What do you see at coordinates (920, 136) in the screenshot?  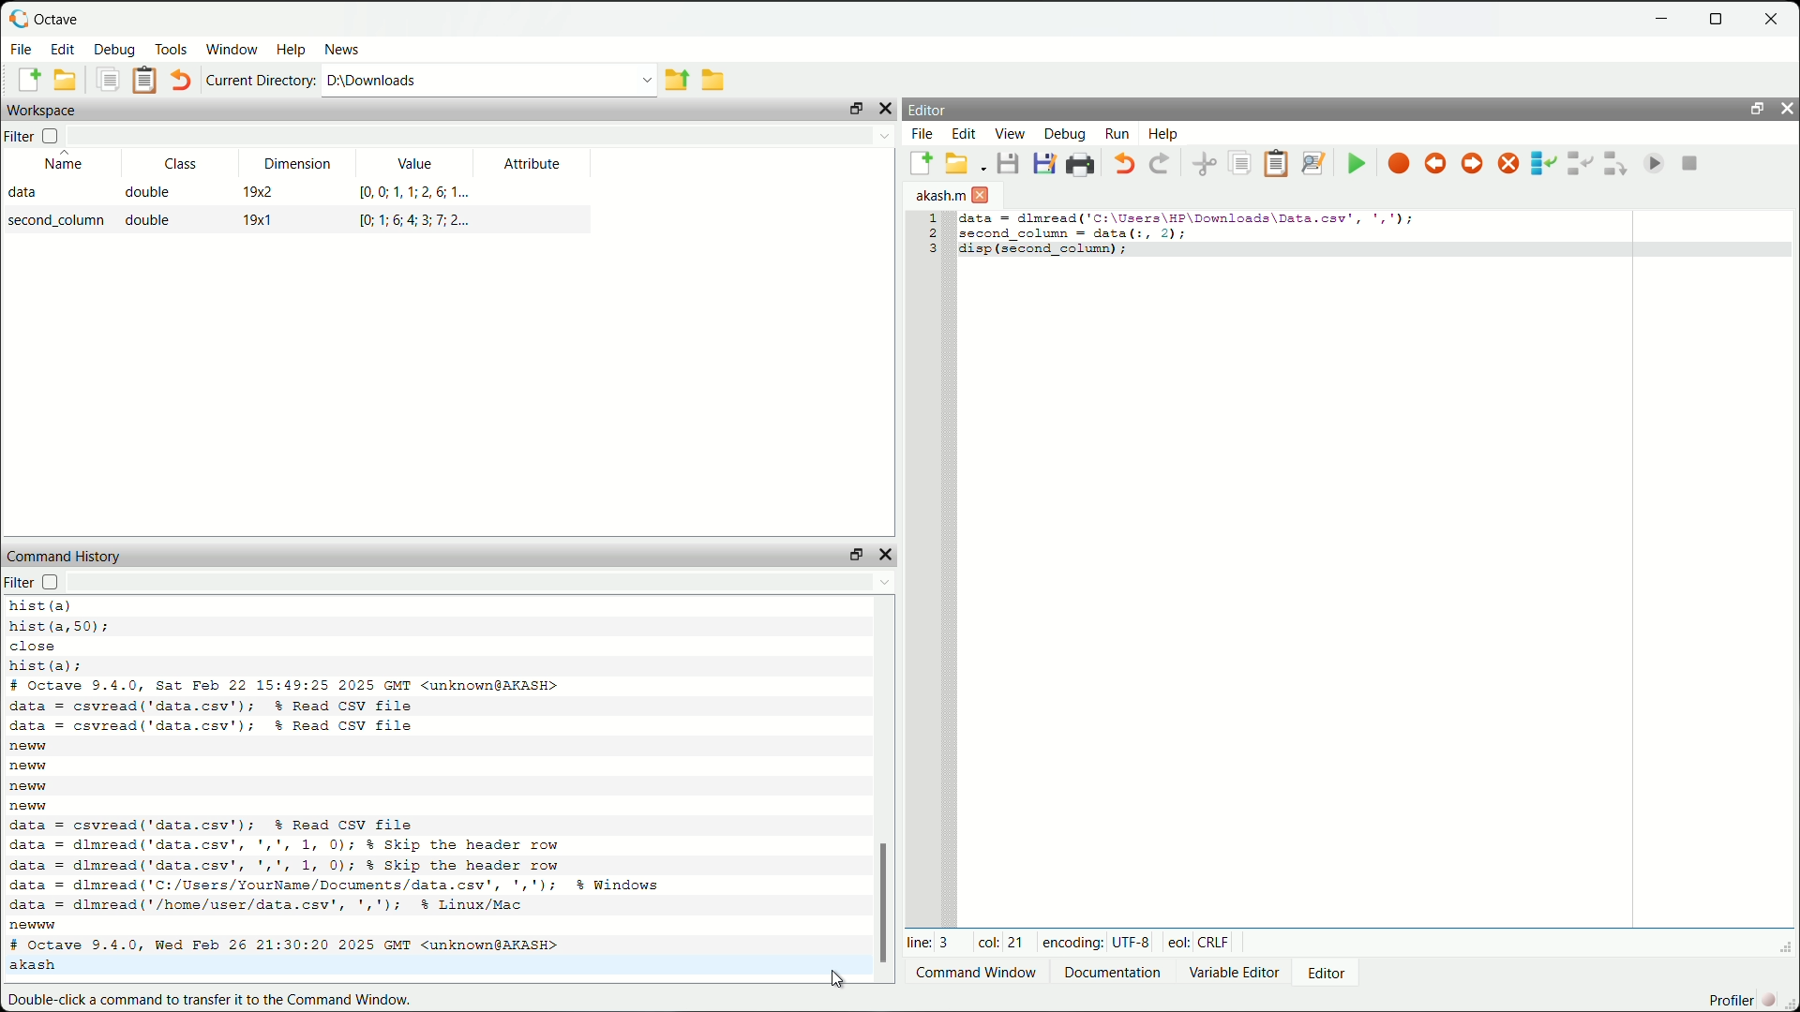 I see `file` at bounding box center [920, 136].